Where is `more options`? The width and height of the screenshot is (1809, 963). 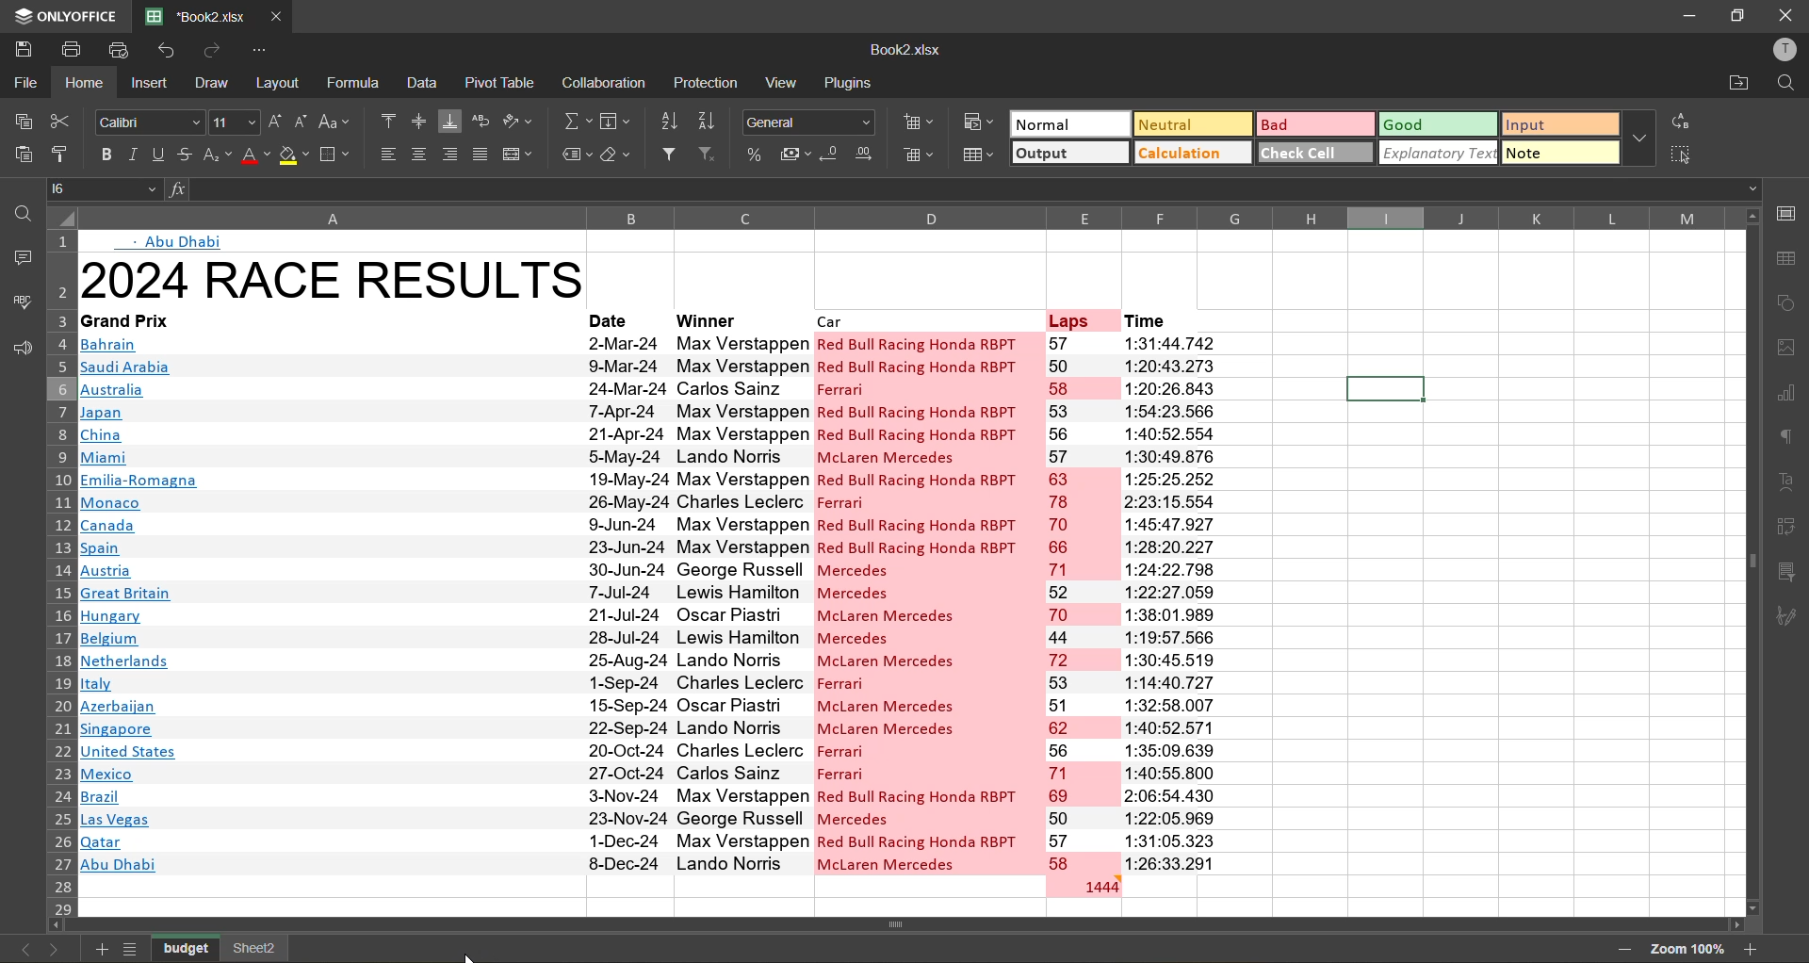 more options is located at coordinates (1640, 135).